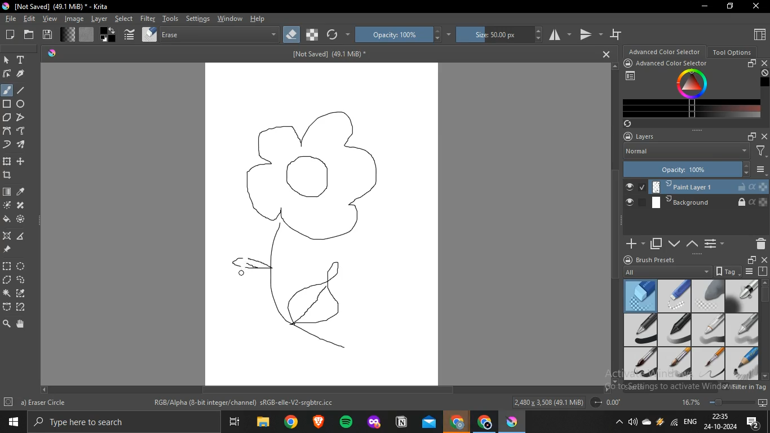 The height and width of the screenshot is (433, 770). What do you see at coordinates (7, 74) in the screenshot?
I see `edit shapes tool` at bounding box center [7, 74].